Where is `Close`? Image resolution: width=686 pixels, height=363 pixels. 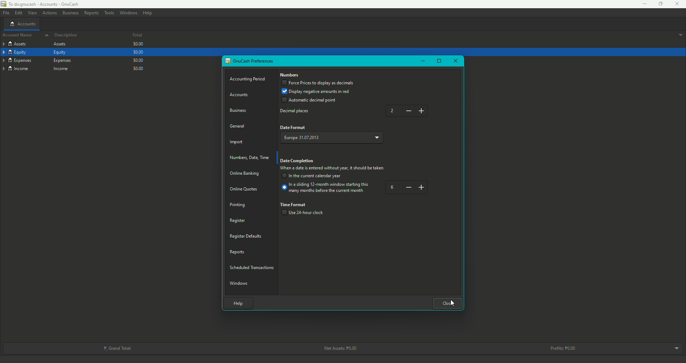 Close is located at coordinates (677, 4).